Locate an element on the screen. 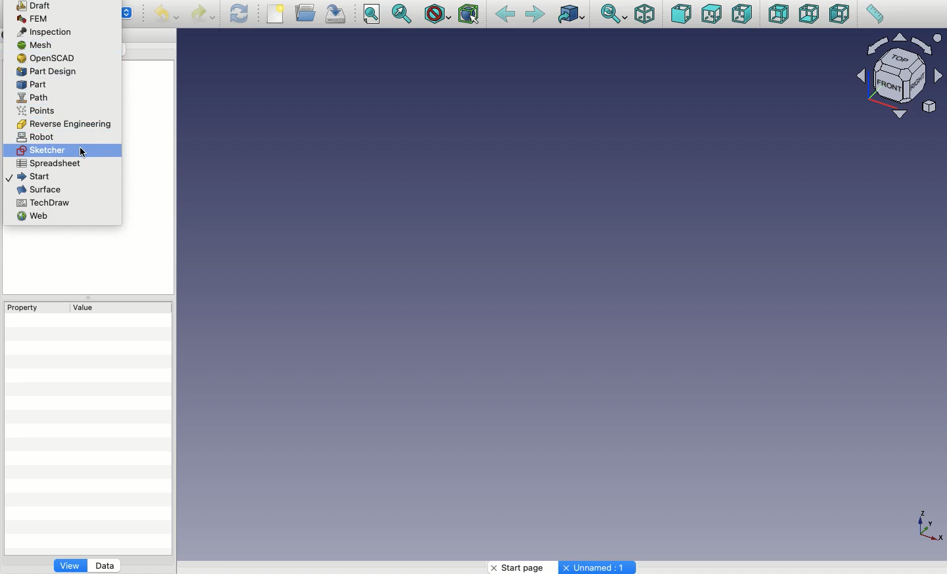 Image resolution: width=947 pixels, height=574 pixels. Part design is located at coordinates (45, 72).